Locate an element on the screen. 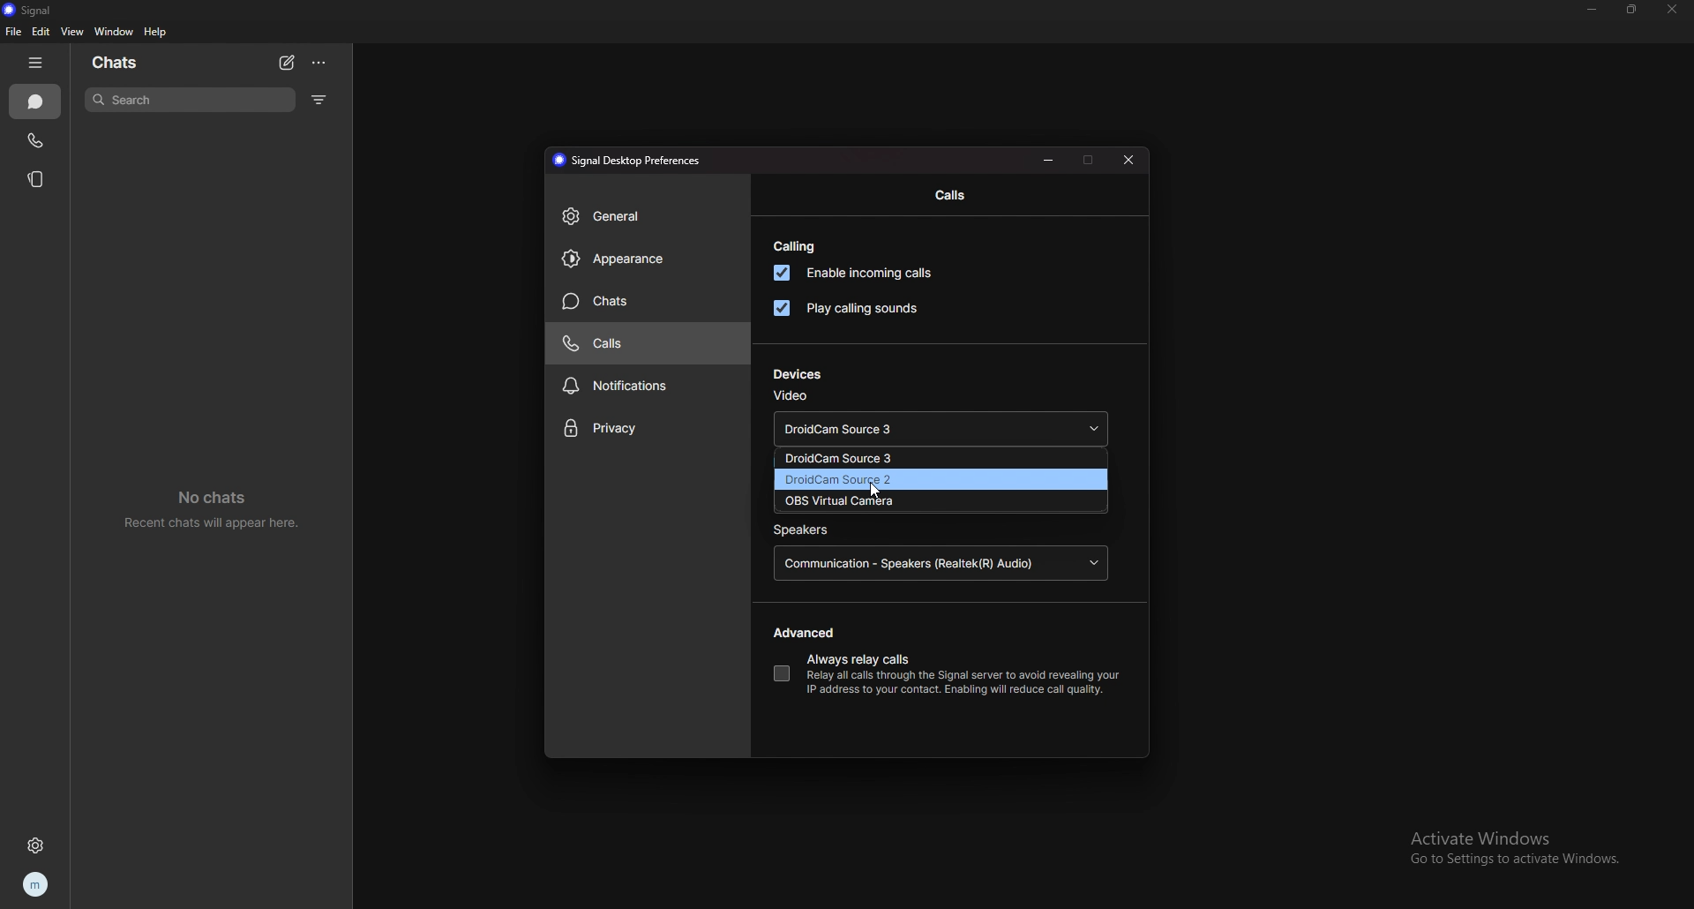 The width and height of the screenshot is (1694, 909). calls is located at coordinates (951, 196).